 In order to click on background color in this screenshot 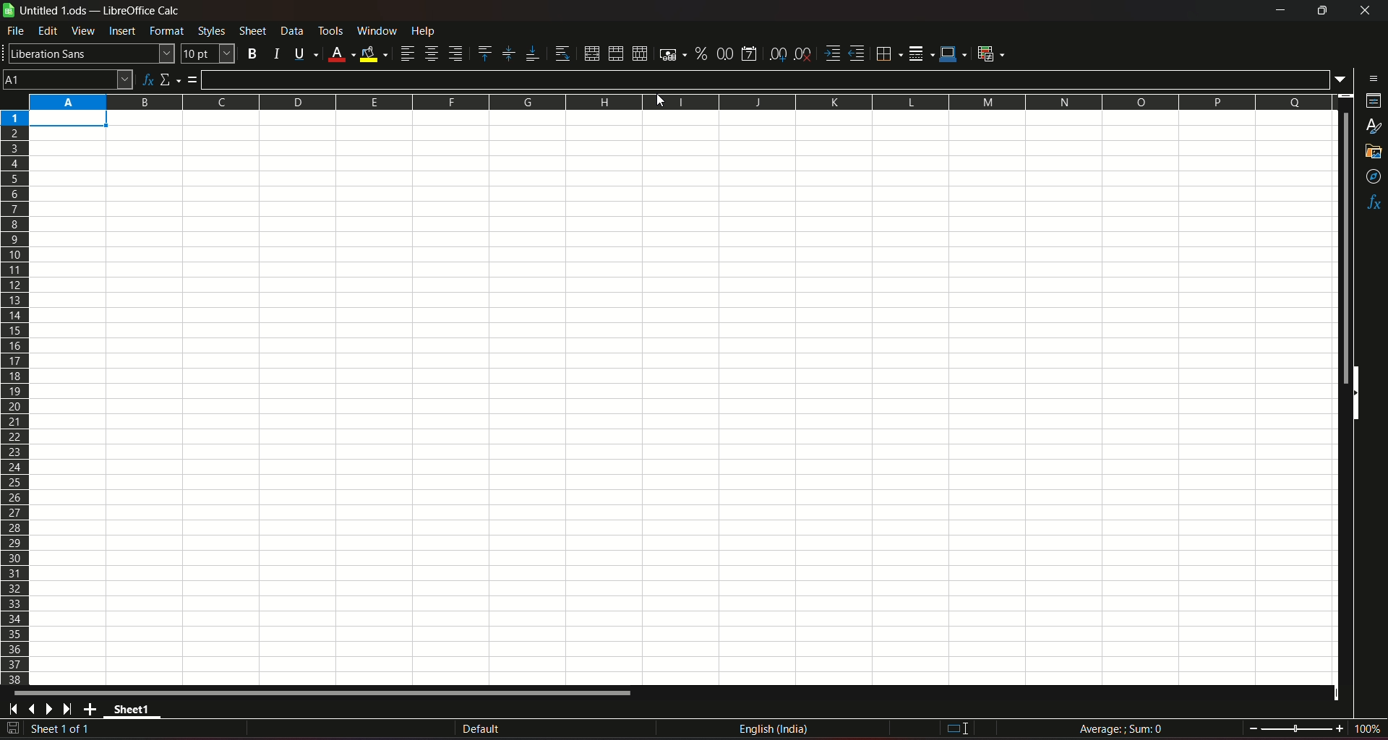, I will do `click(374, 53)`.